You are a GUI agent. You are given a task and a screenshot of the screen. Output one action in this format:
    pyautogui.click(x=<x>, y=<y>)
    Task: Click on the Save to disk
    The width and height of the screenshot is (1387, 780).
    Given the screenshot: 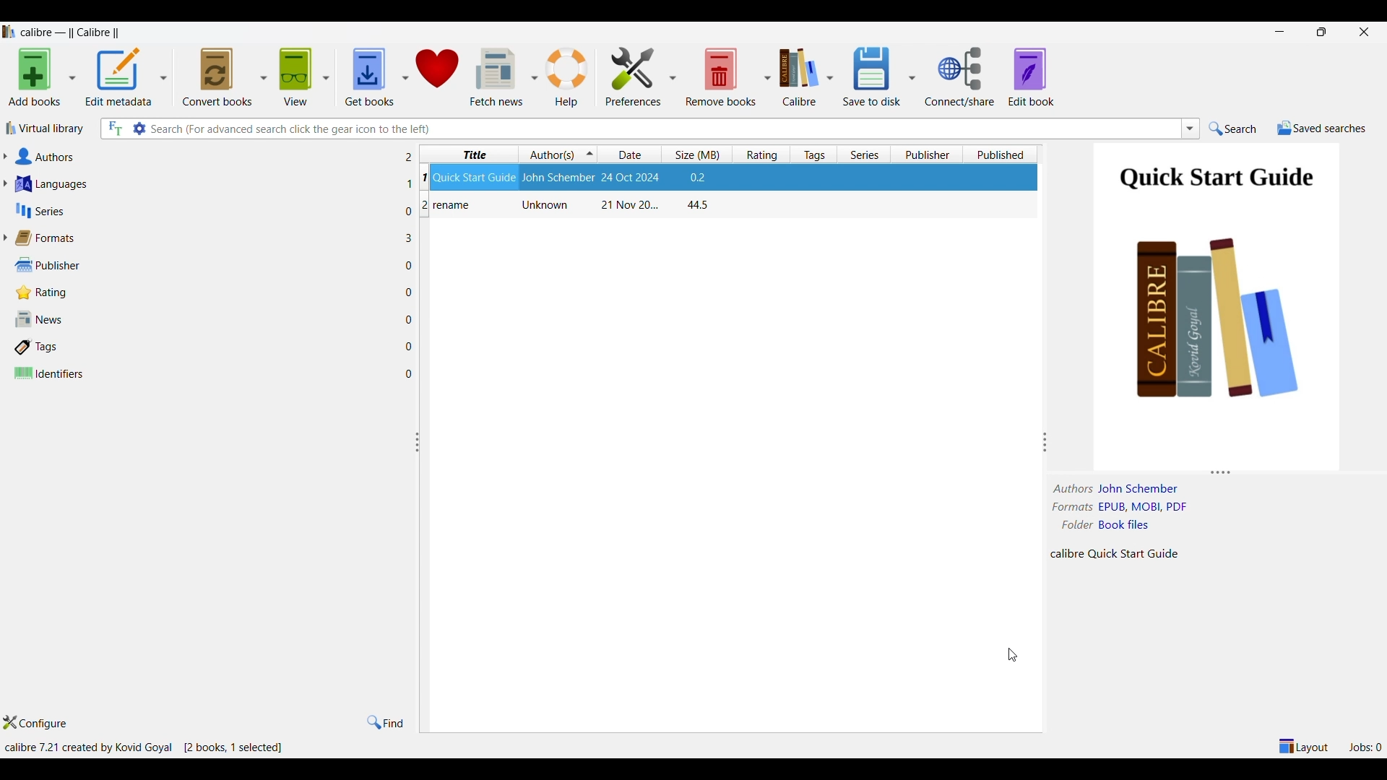 What is the action you would take?
    pyautogui.click(x=871, y=76)
    